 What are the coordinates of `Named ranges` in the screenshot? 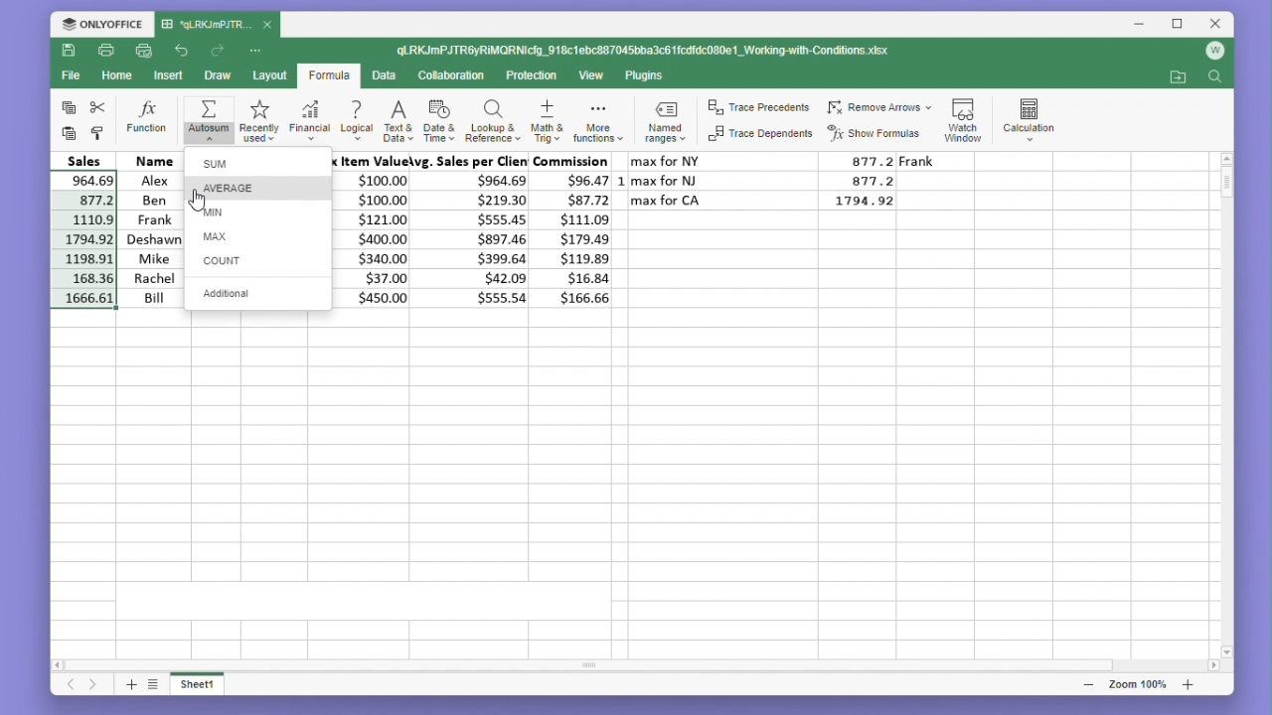 It's located at (669, 120).